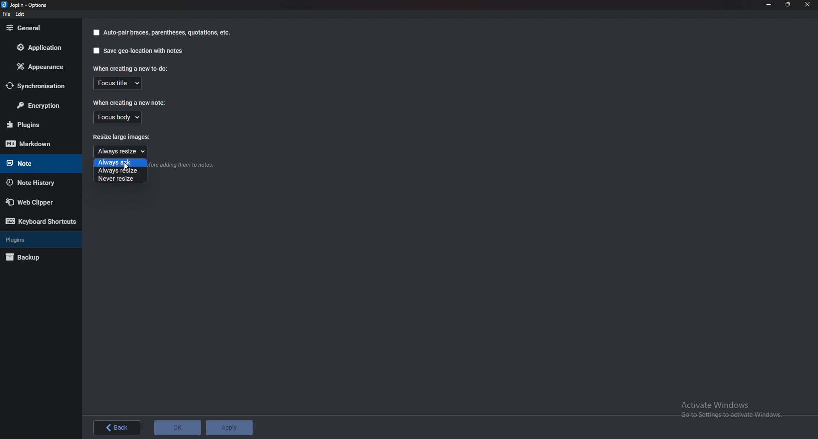 Image resolution: width=818 pixels, height=439 pixels. What do you see at coordinates (807, 4) in the screenshot?
I see `close` at bounding box center [807, 4].